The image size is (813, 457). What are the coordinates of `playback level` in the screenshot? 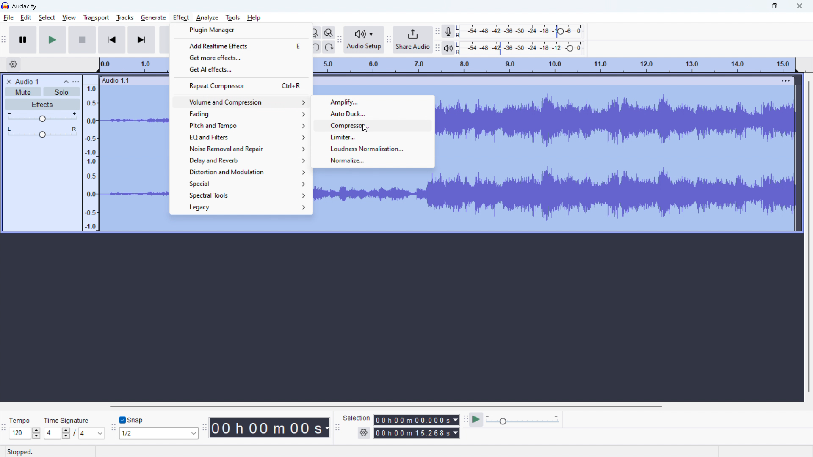 It's located at (525, 49).